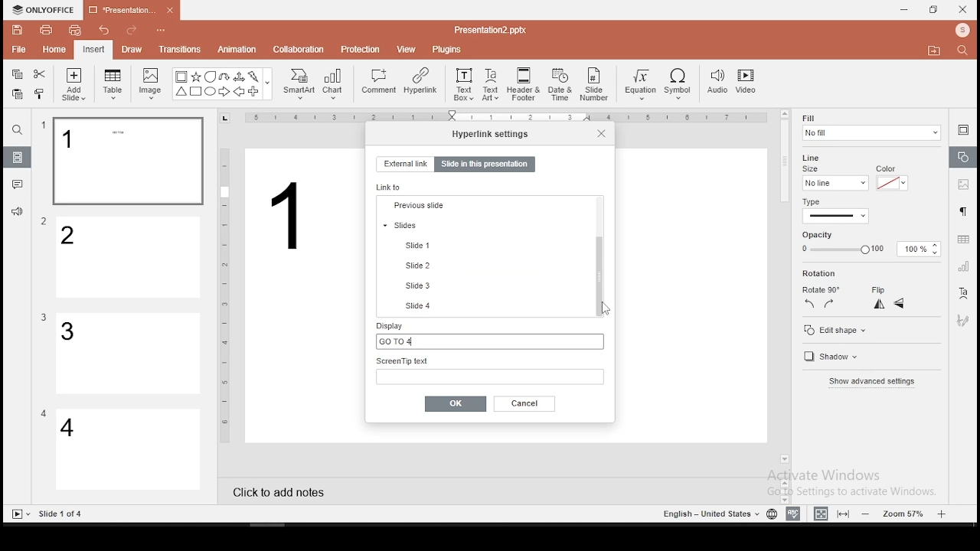  I want to click on redo, so click(132, 32).